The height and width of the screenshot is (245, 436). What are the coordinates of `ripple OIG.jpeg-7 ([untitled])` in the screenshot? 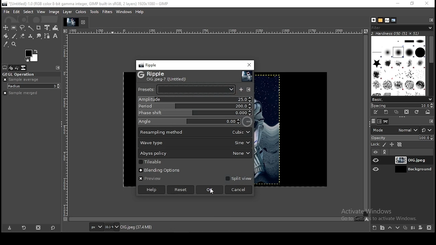 It's located at (163, 76).